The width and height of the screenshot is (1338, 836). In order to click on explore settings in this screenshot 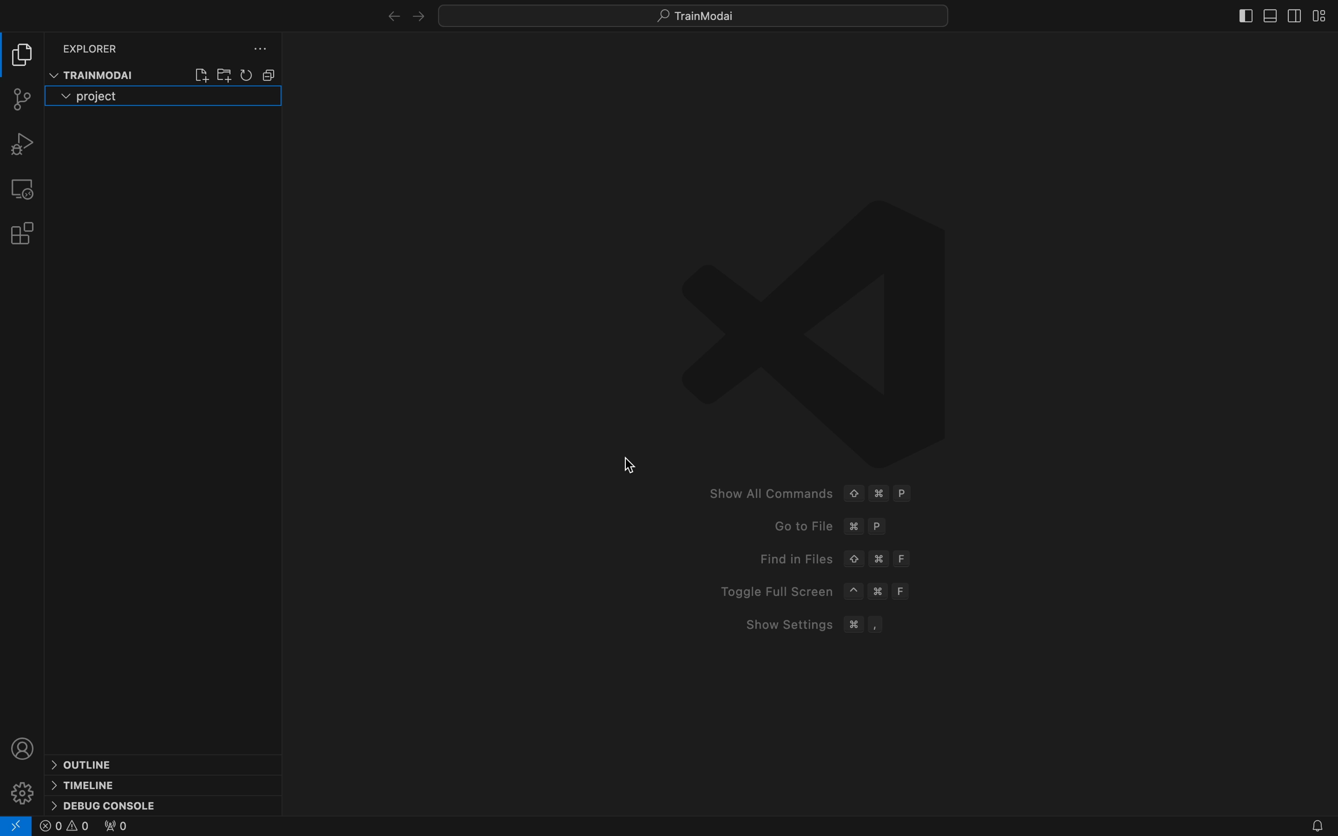, I will do `click(256, 50)`.